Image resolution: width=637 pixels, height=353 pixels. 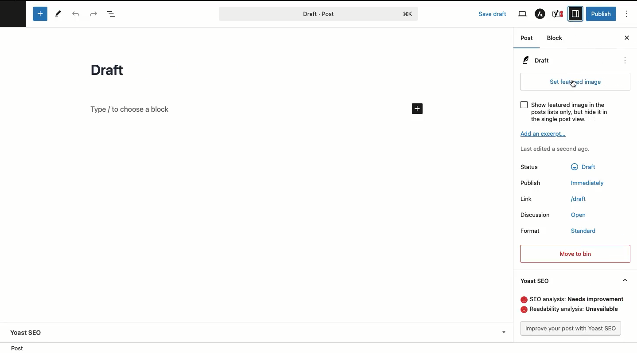 I want to click on Emoji, so click(x=523, y=310).